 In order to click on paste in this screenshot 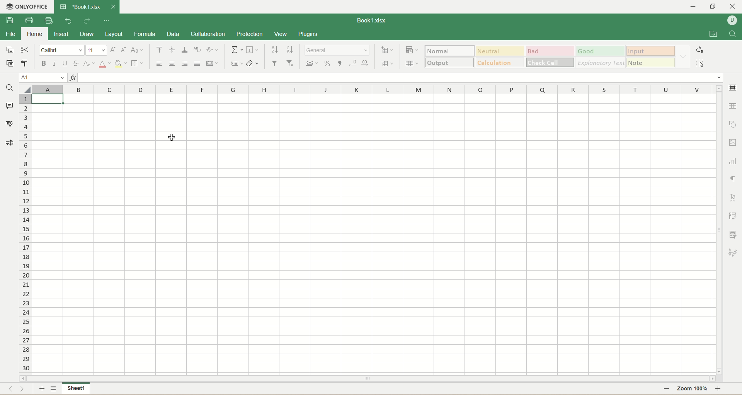, I will do `click(10, 64)`.